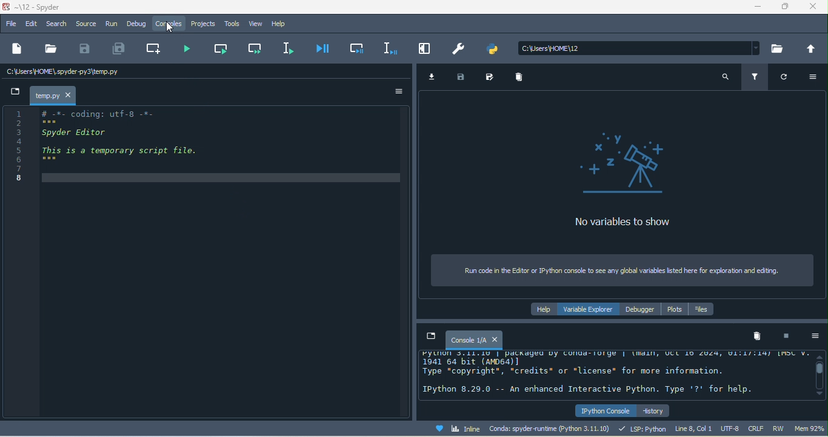 The width and height of the screenshot is (828, 437). Describe the element at coordinates (604, 409) in the screenshot. I see `ipython console` at that location.